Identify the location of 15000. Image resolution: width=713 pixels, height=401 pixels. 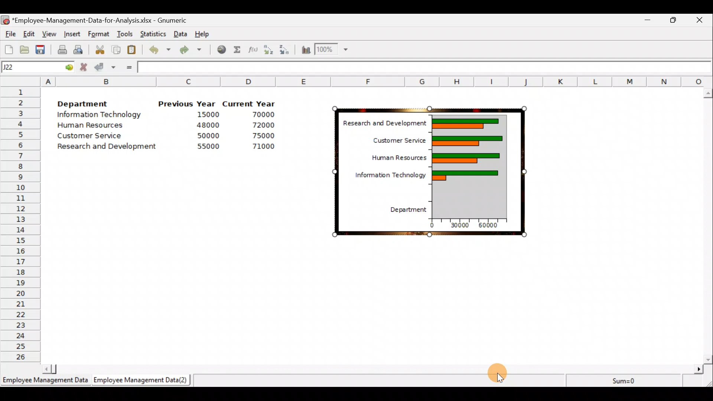
(206, 116).